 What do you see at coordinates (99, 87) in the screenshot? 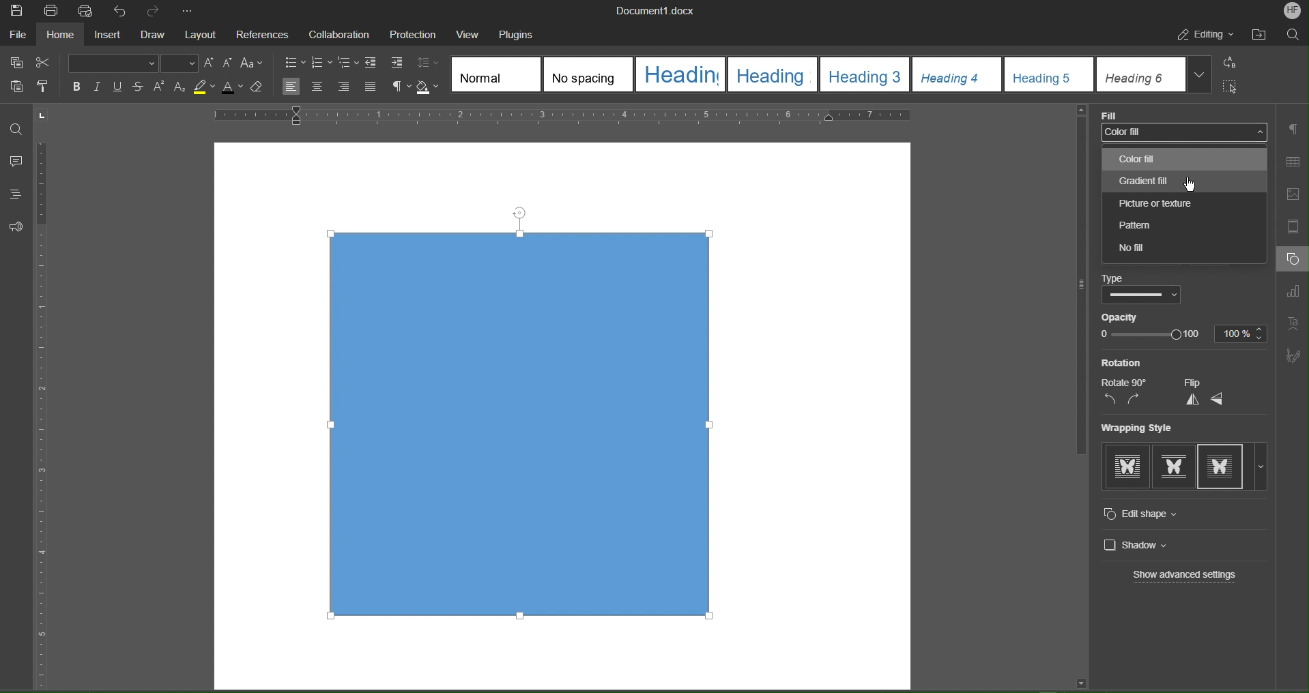
I see `Italics` at bounding box center [99, 87].